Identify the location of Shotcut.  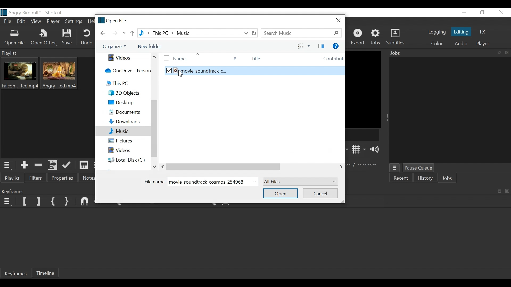
(55, 12).